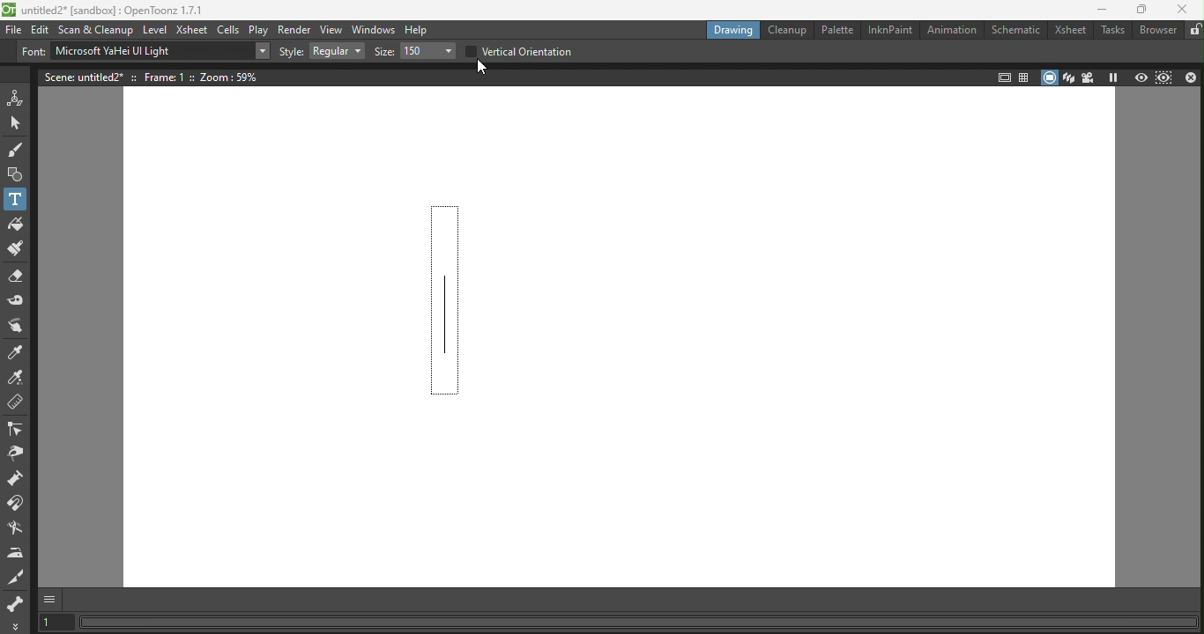 The height and width of the screenshot is (634, 1204). I want to click on Finger tool, so click(19, 325).